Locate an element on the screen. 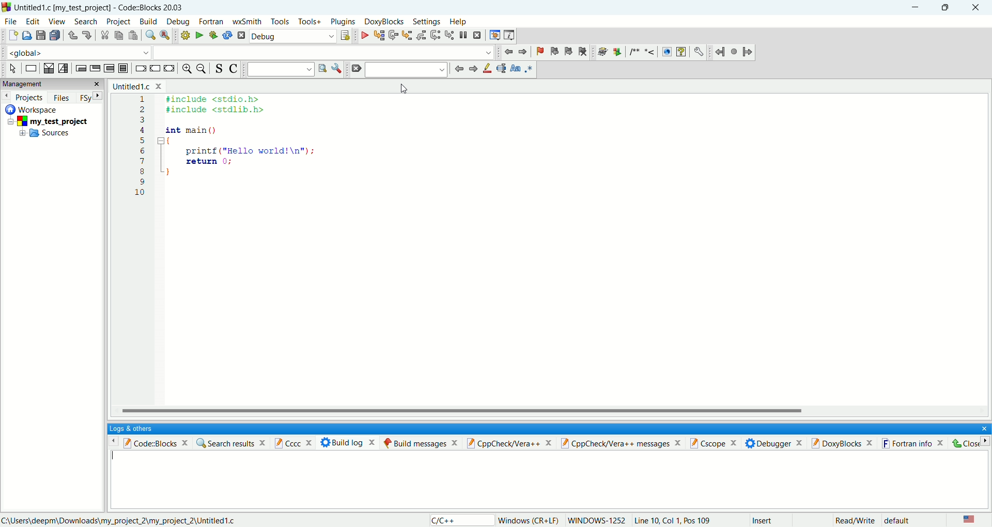 The height and width of the screenshot is (527, 992). sources is located at coordinates (45, 135).